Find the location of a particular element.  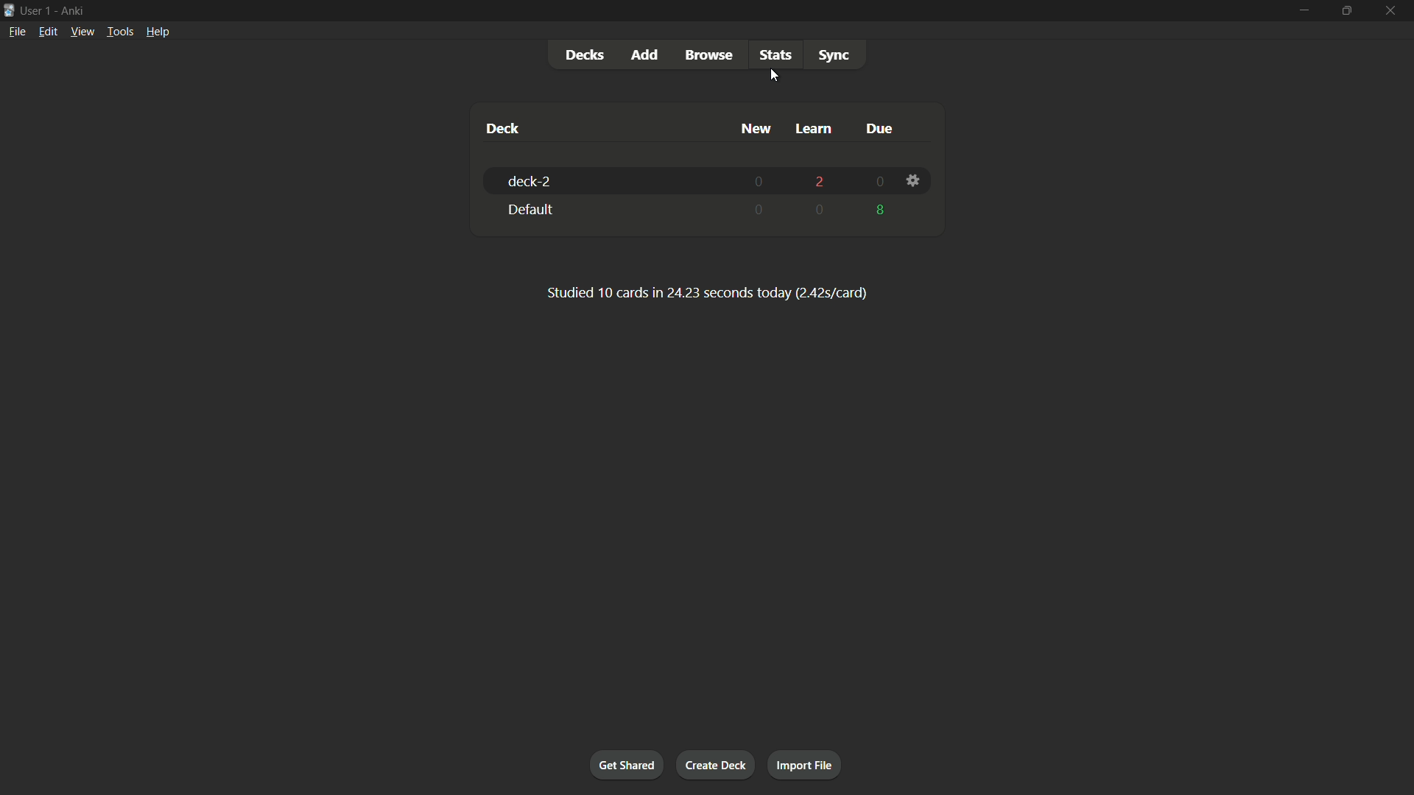

Add is located at coordinates (644, 56).